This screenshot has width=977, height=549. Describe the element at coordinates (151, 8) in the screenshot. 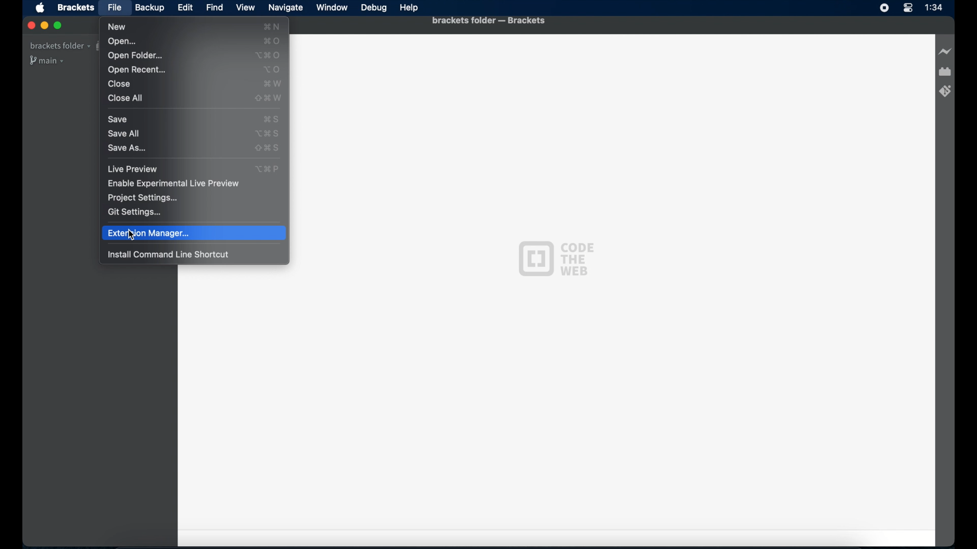

I see `Backup` at that location.